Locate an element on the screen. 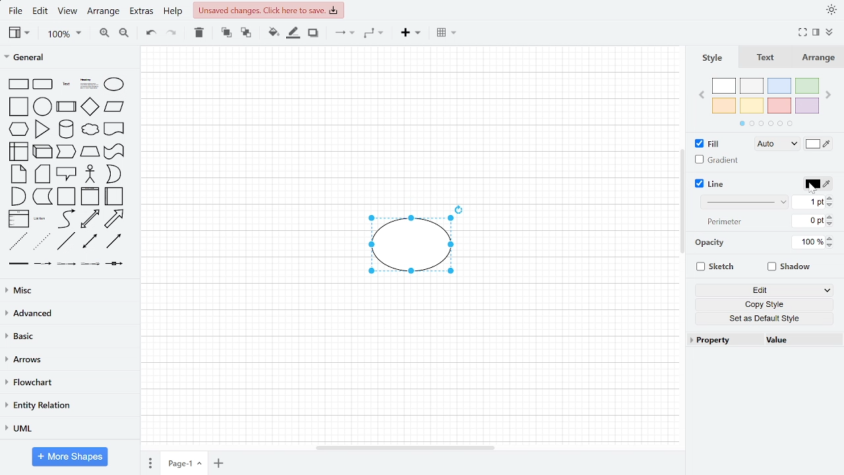 This screenshot has height=475, width=844. Fullscreen is located at coordinates (802, 32).